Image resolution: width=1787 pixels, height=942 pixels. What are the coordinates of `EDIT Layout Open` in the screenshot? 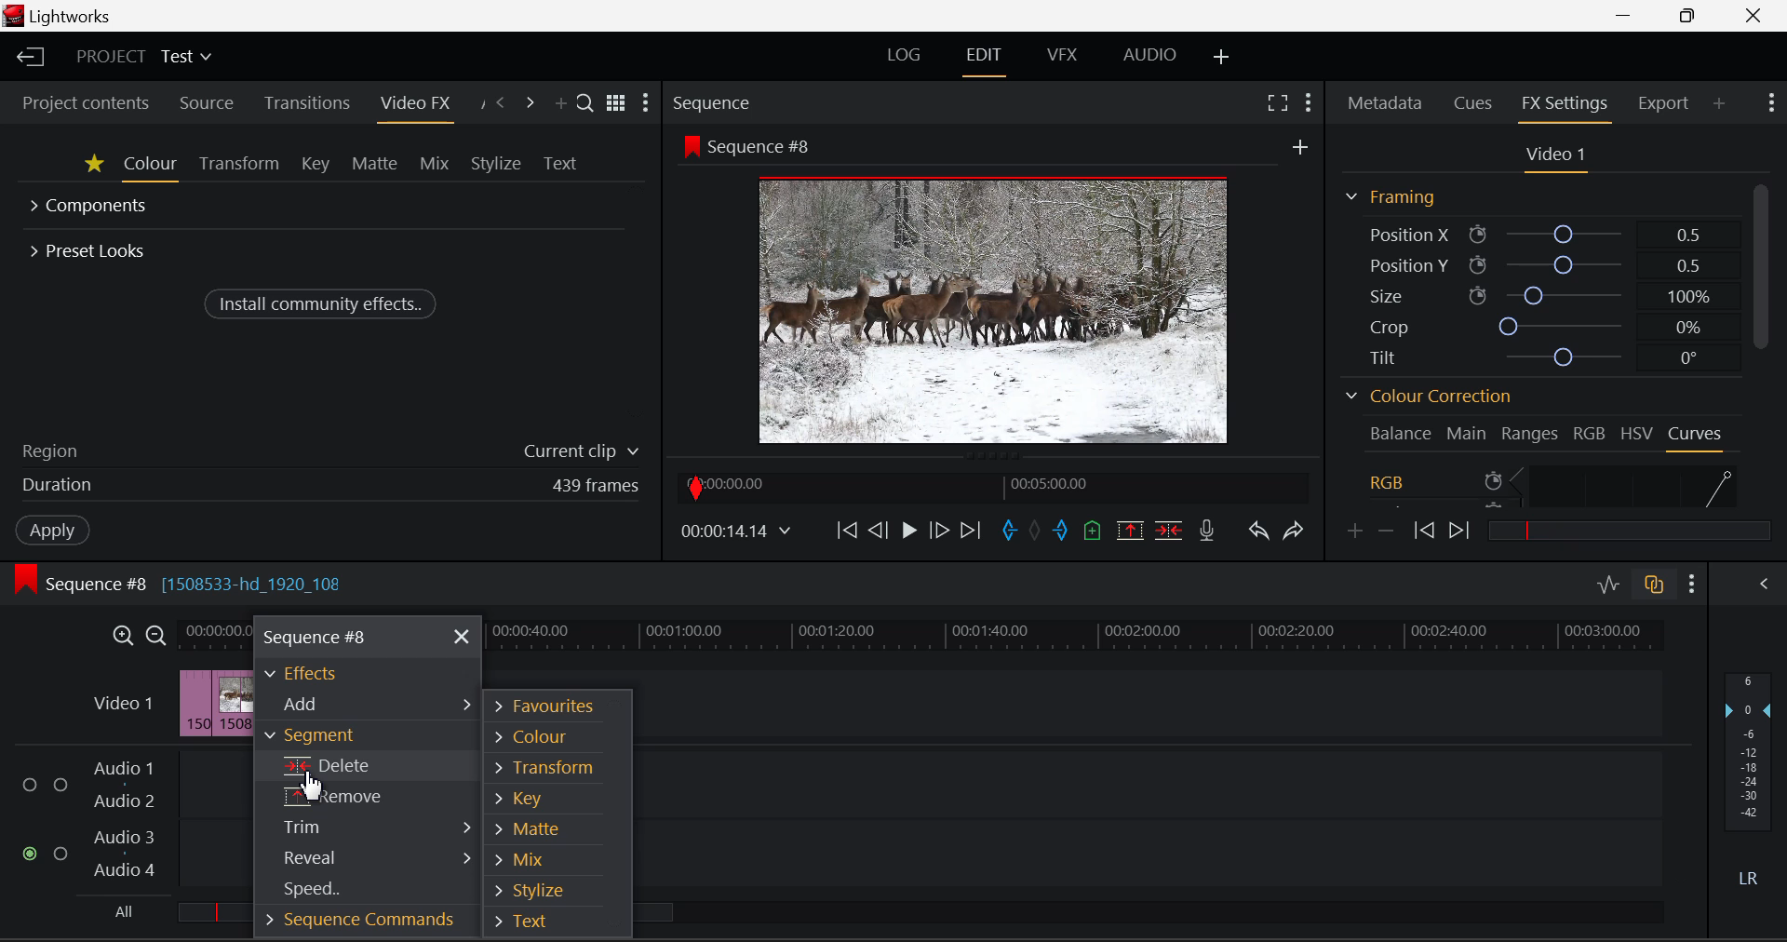 It's located at (987, 57).